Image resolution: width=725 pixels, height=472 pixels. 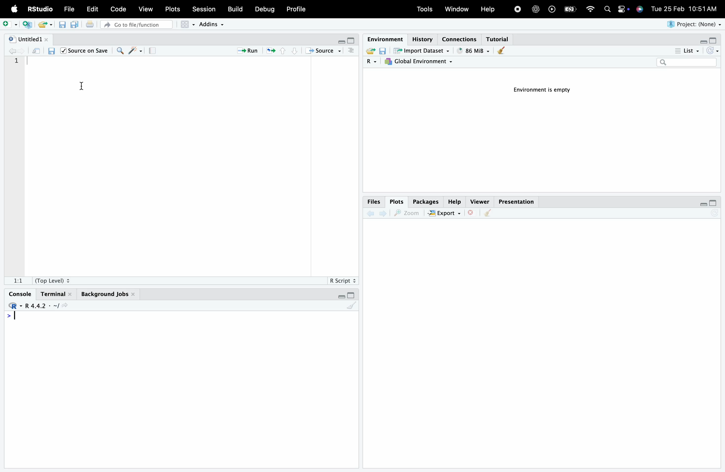 What do you see at coordinates (29, 25) in the screenshot?
I see `new script` at bounding box center [29, 25].